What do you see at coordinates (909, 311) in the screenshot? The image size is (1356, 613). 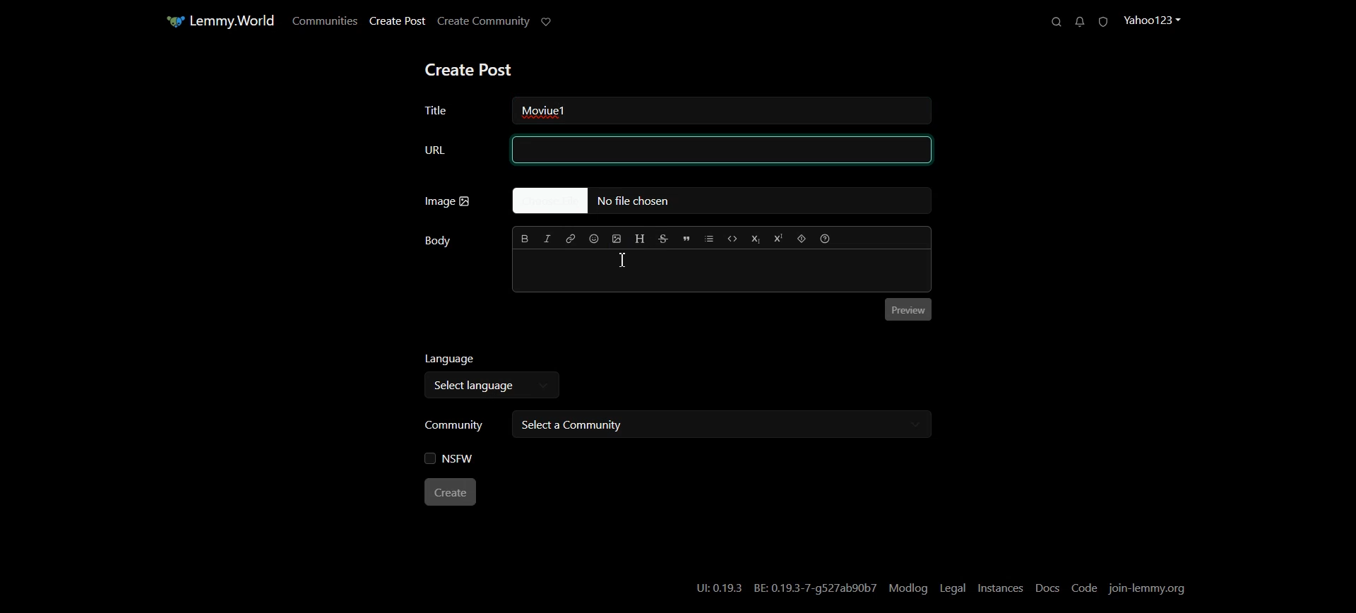 I see `Preview` at bounding box center [909, 311].